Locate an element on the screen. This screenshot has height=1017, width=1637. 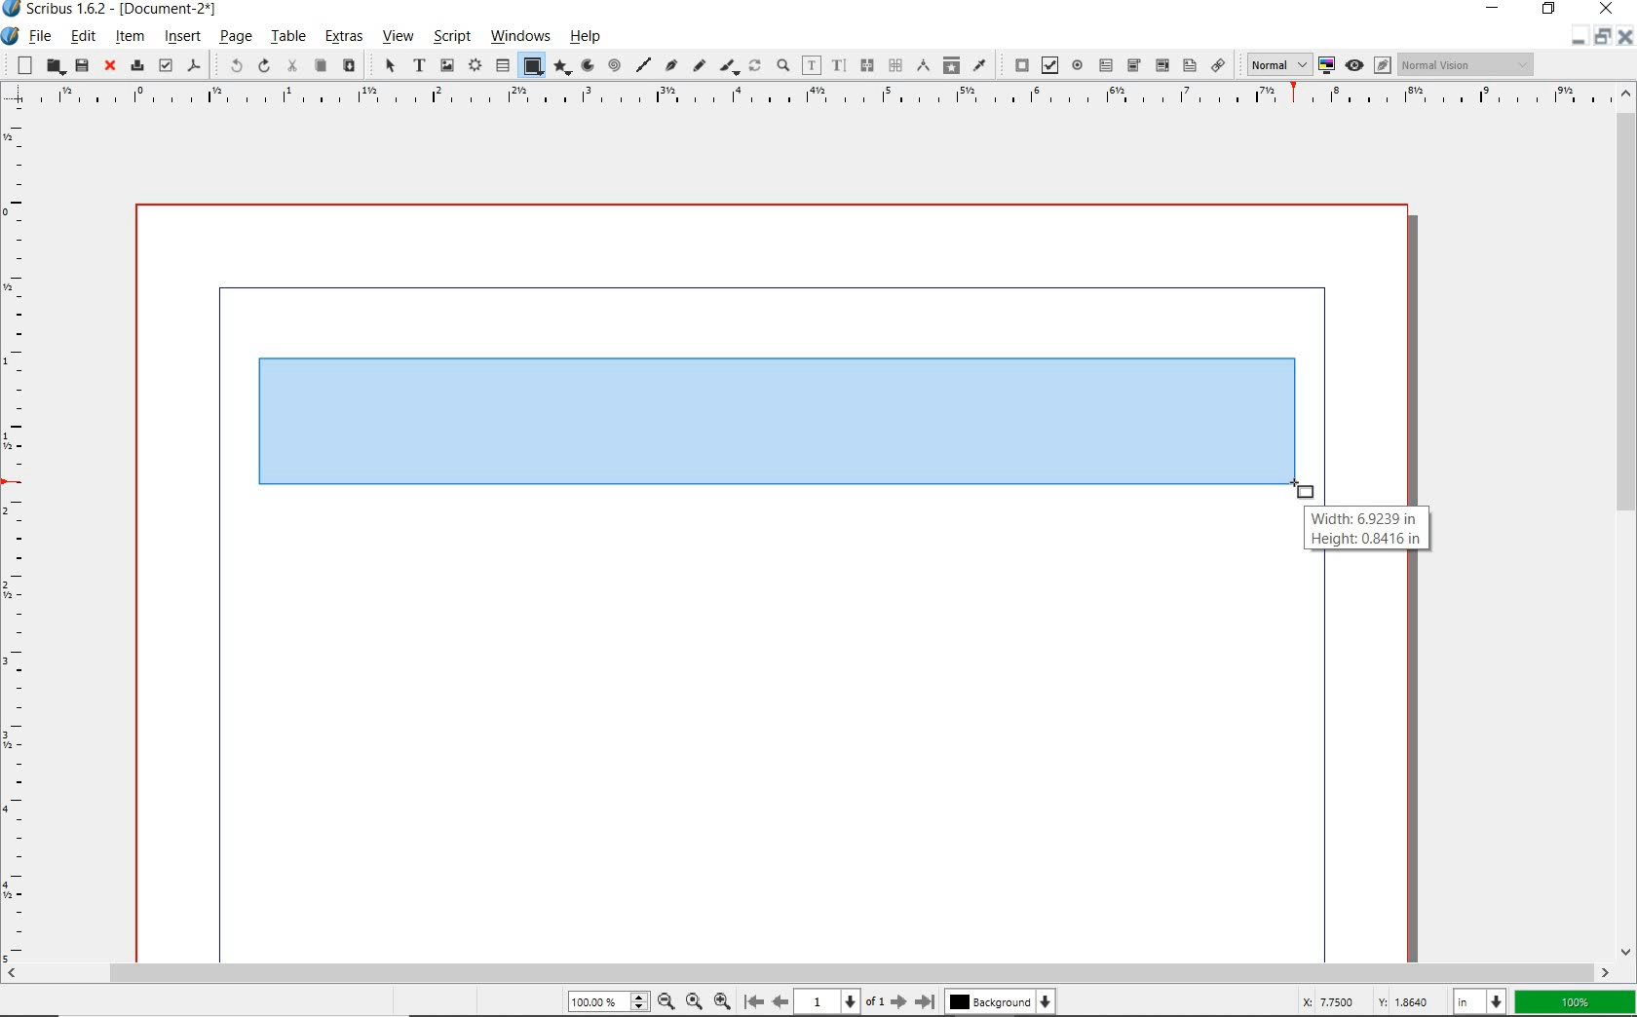
coordinates is located at coordinates (1364, 1003).